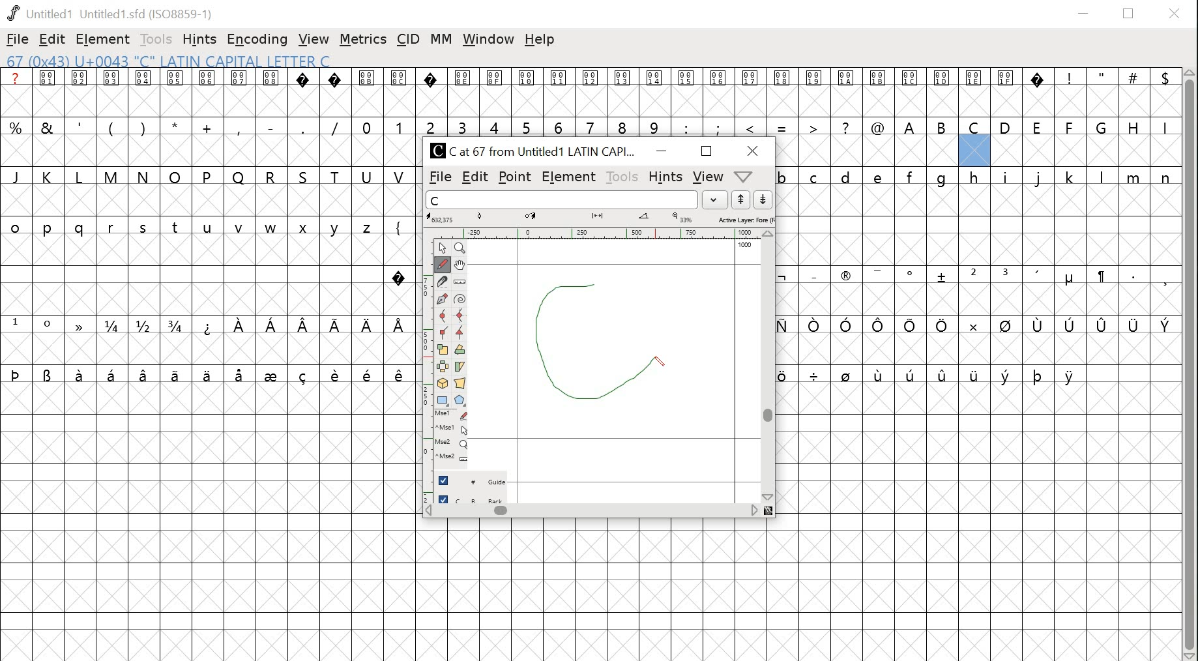 The width and height of the screenshot is (1198, 661). I want to click on help, so click(540, 40).